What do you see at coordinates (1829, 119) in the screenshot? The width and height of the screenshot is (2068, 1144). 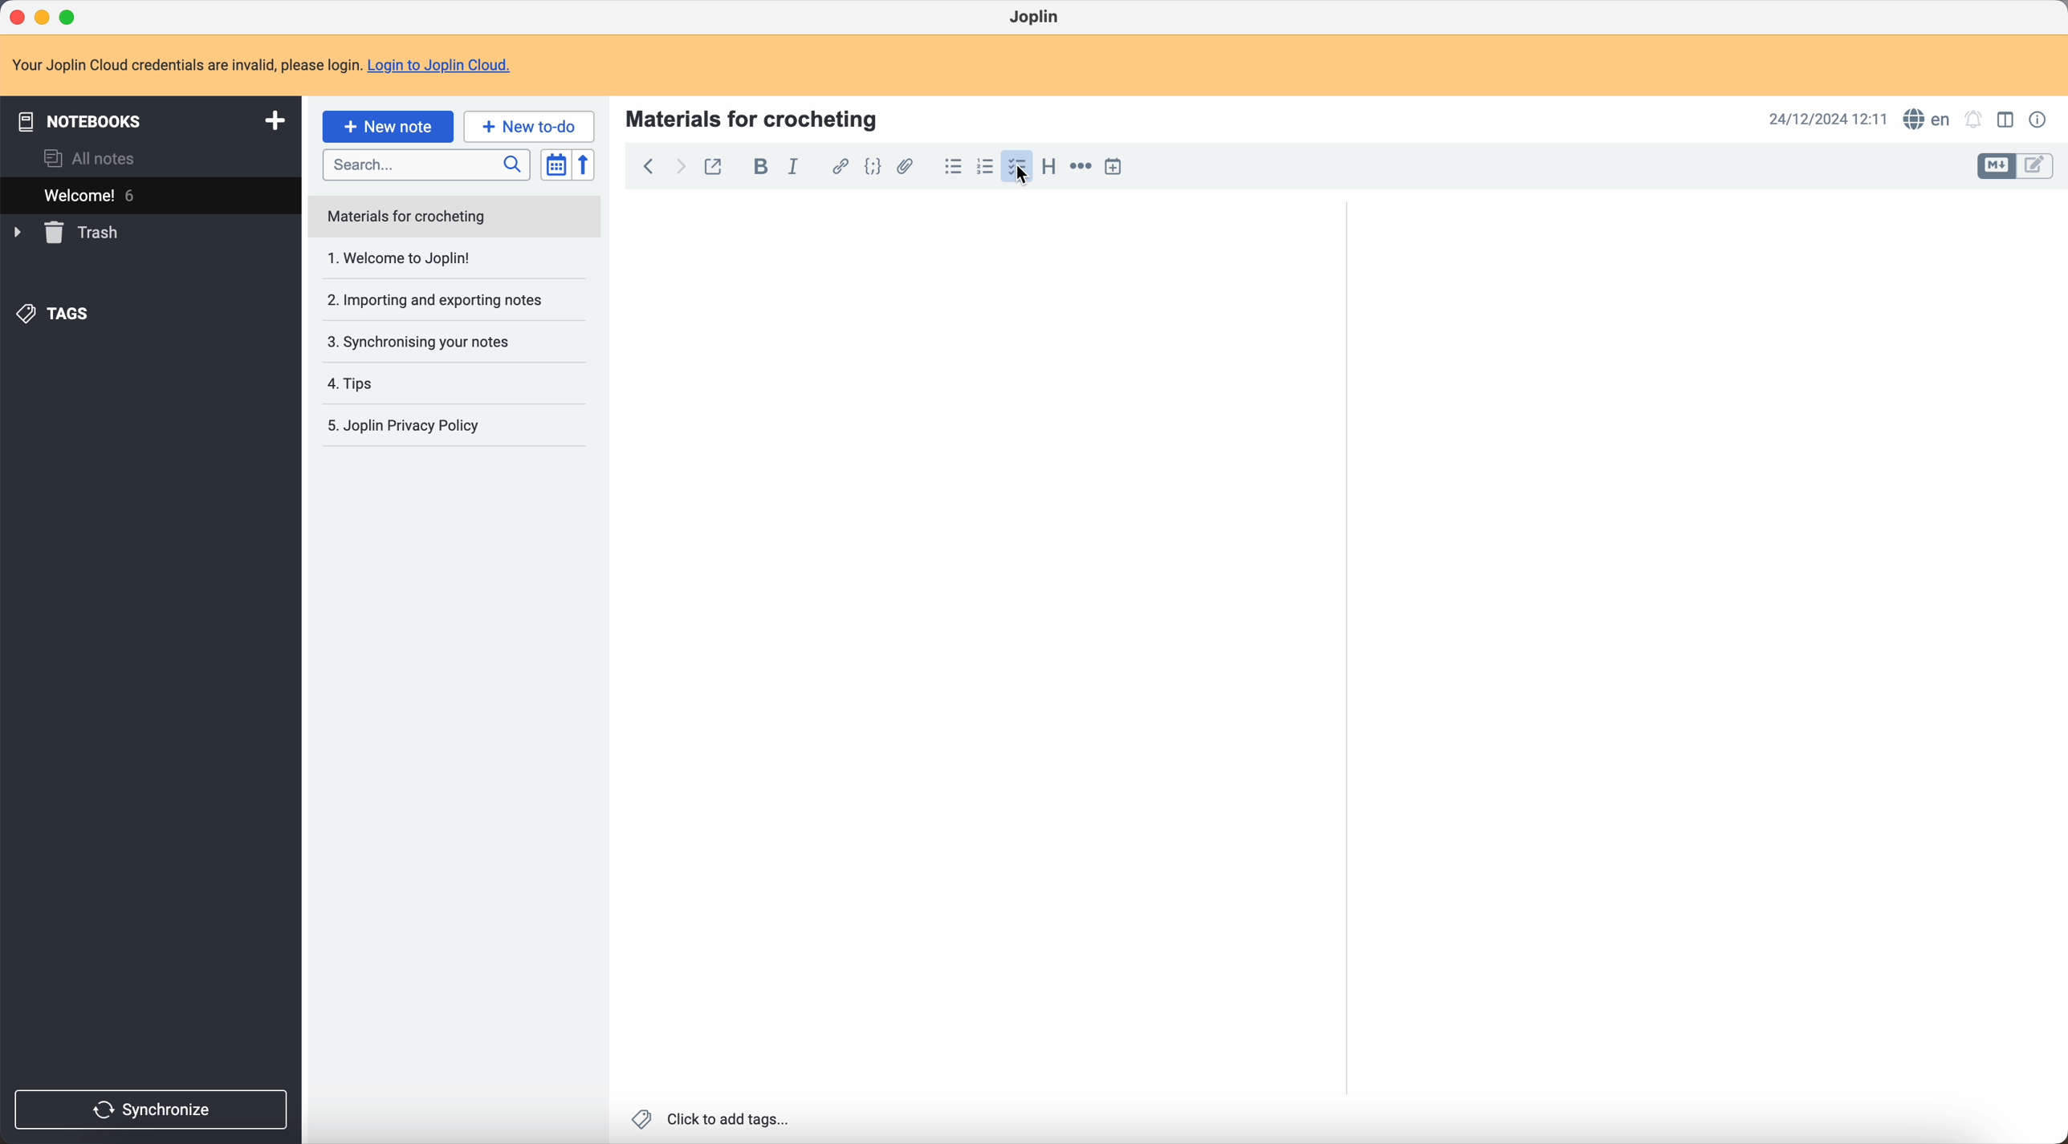 I see `date and hour` at bounding box center [1829, 119].